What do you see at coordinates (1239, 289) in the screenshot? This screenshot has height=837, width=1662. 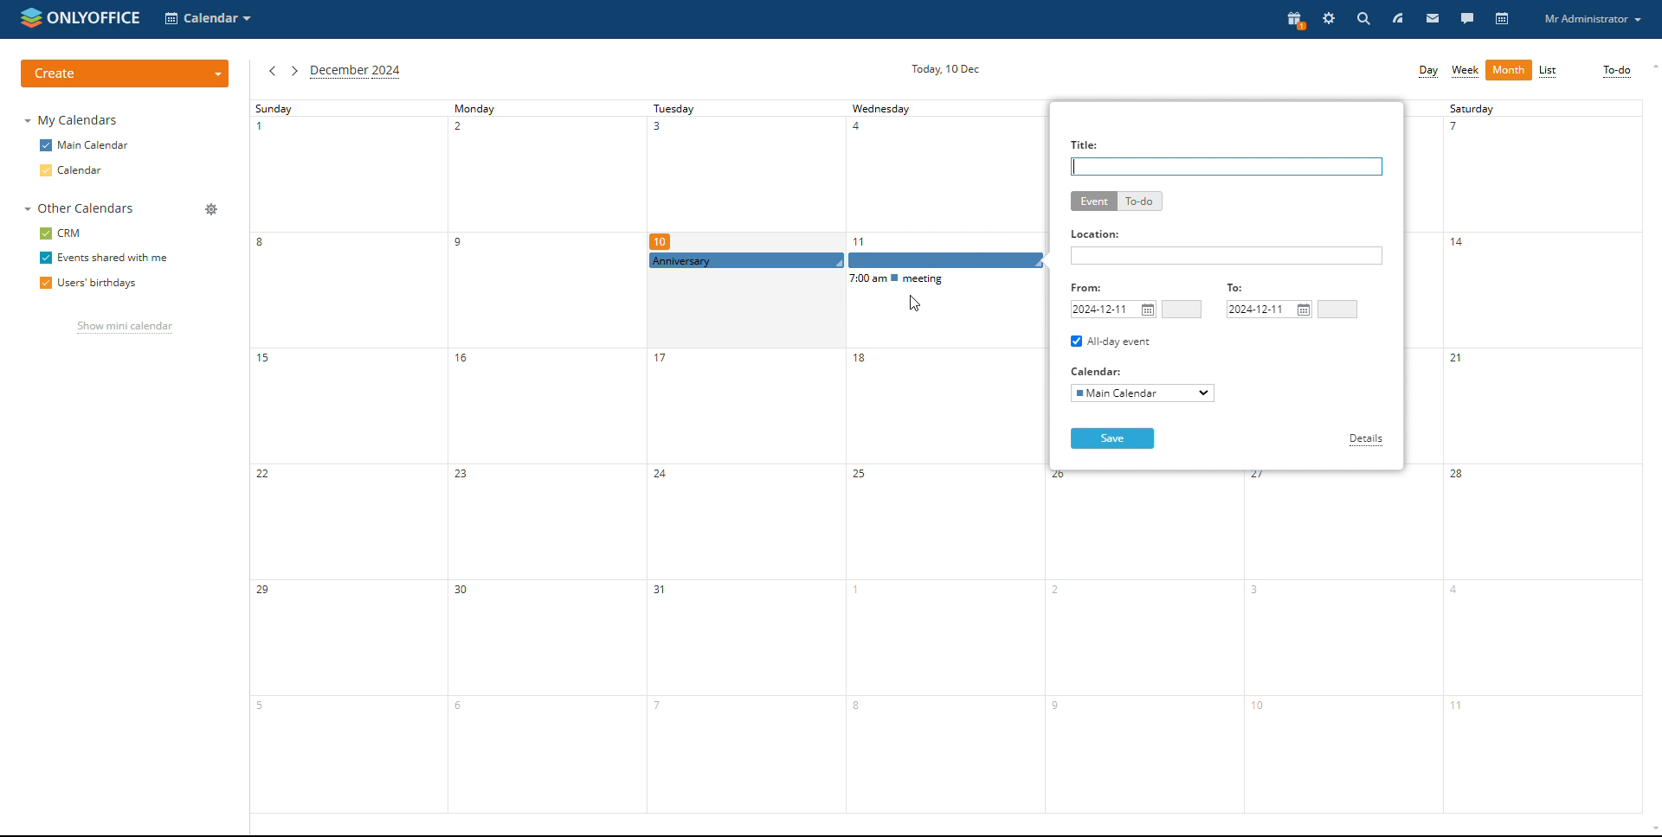 I see `To:` at bounding box center [1239, 289].